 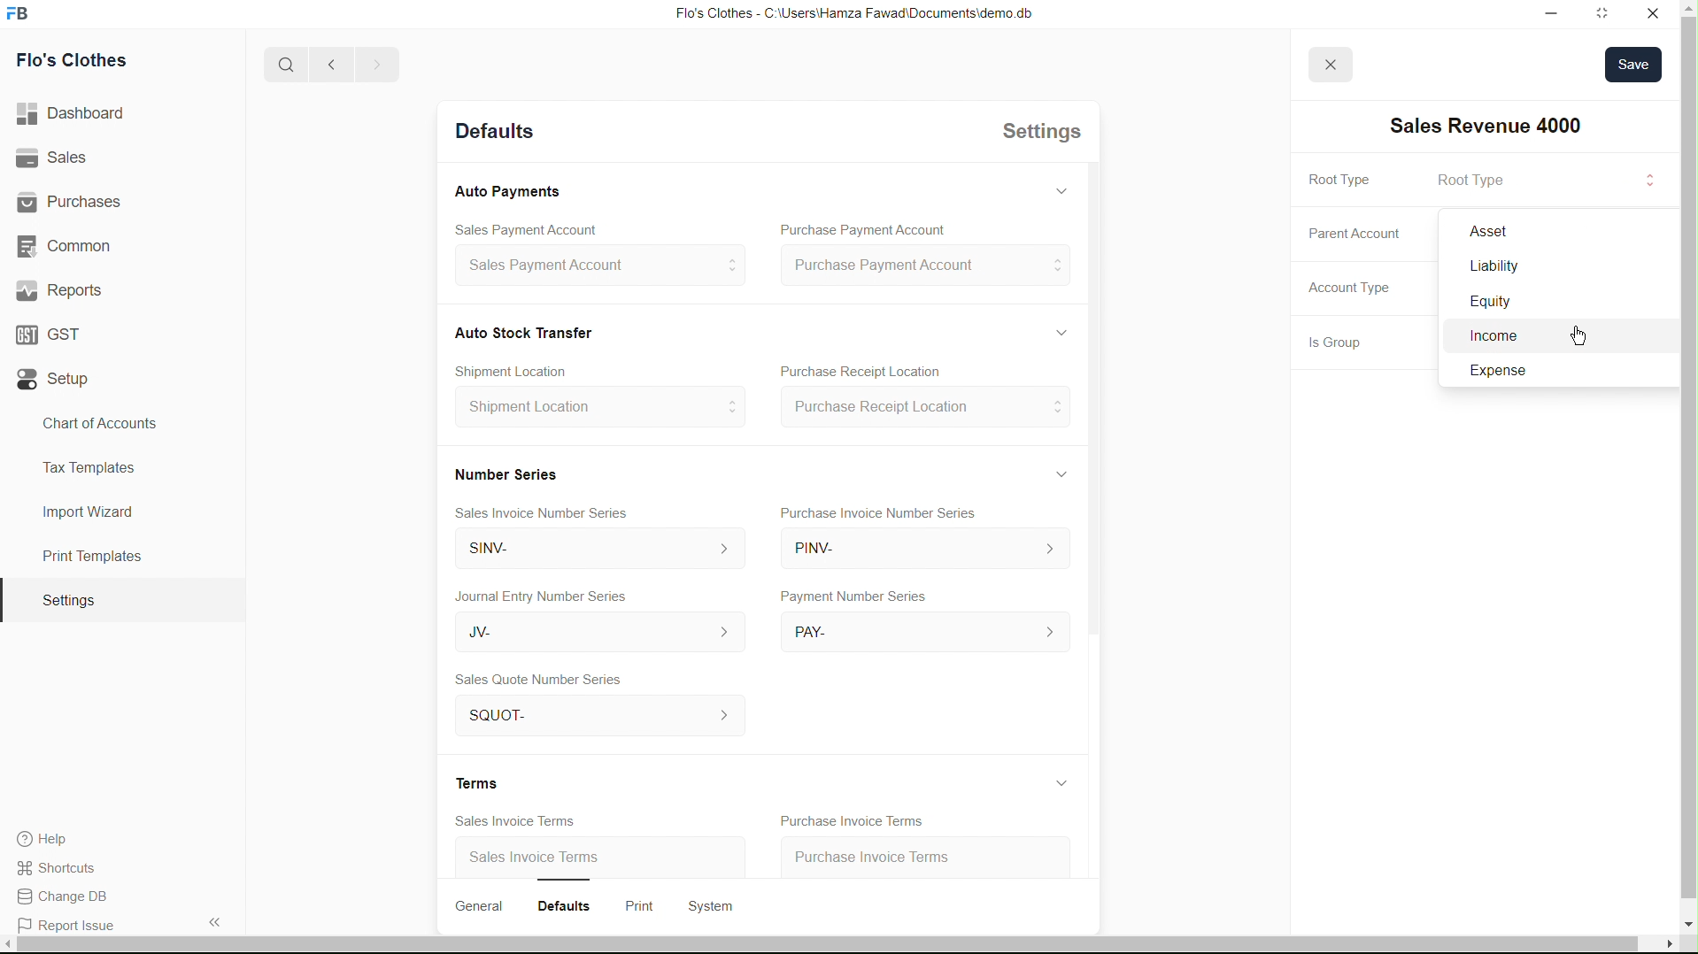 What do you see at coordinates (1686, 476) in the screenshot?
I see `scroll bar` at bounding box center [1686, 476].